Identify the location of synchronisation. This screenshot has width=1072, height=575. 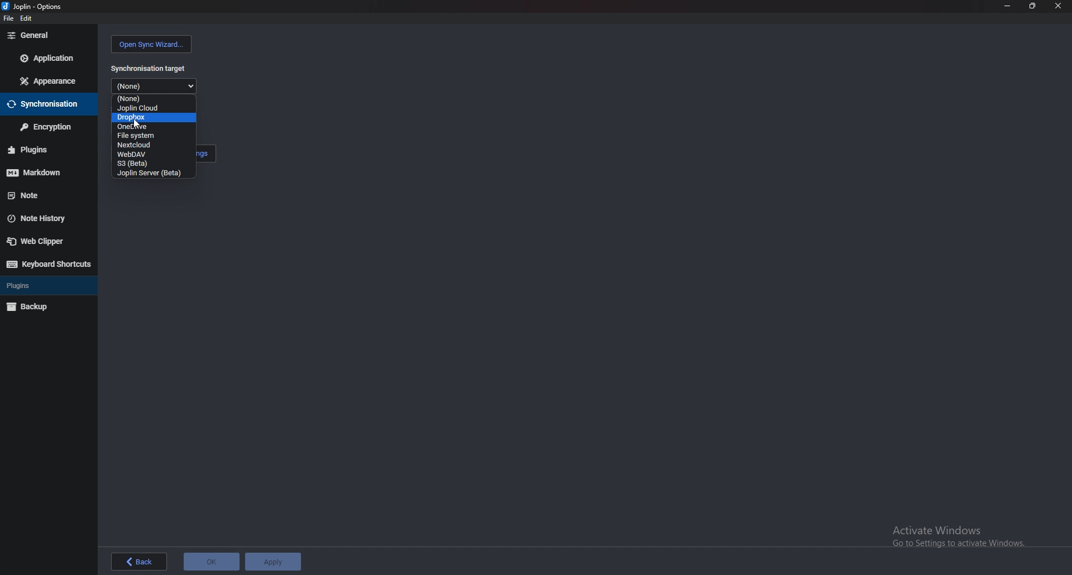
(44, 103).